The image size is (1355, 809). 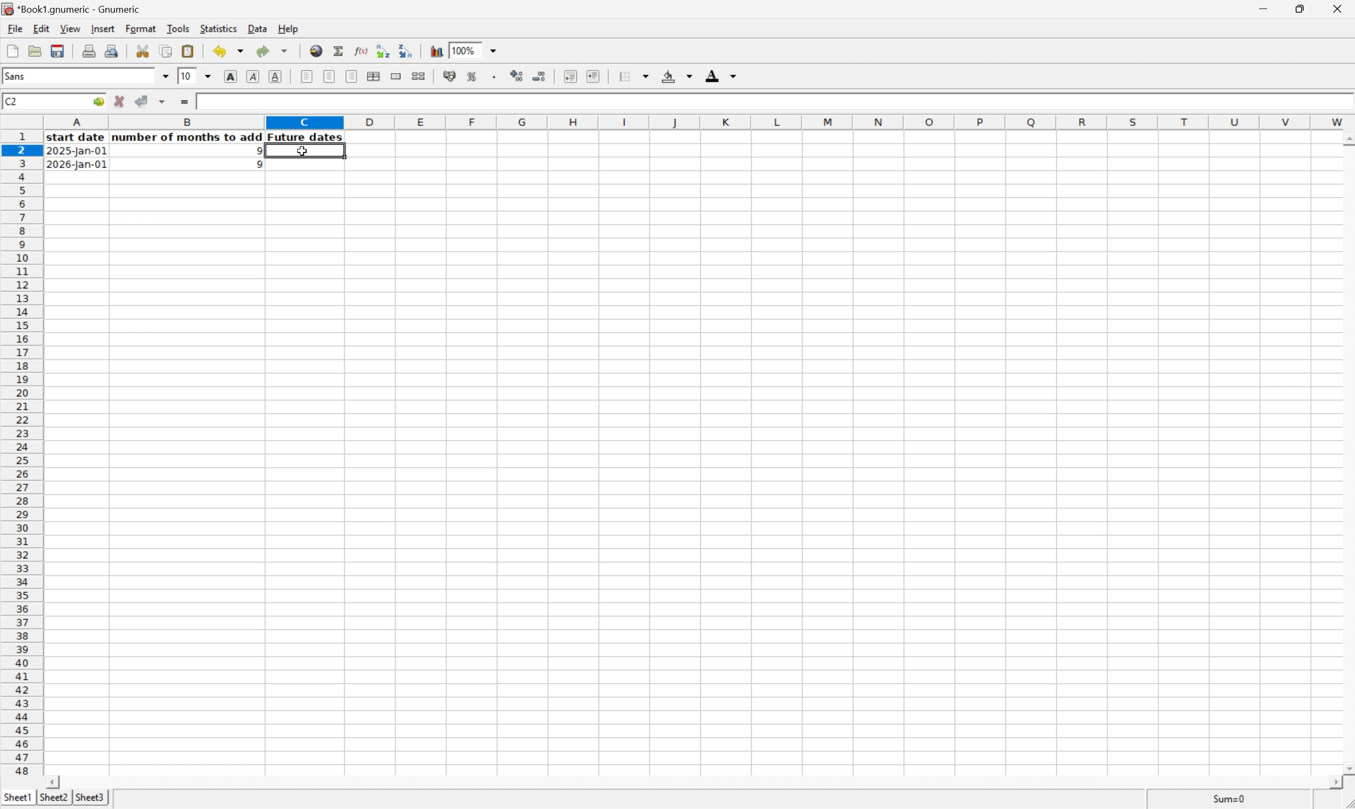 I want to click on number of months to add, so click(x=188, y=137).